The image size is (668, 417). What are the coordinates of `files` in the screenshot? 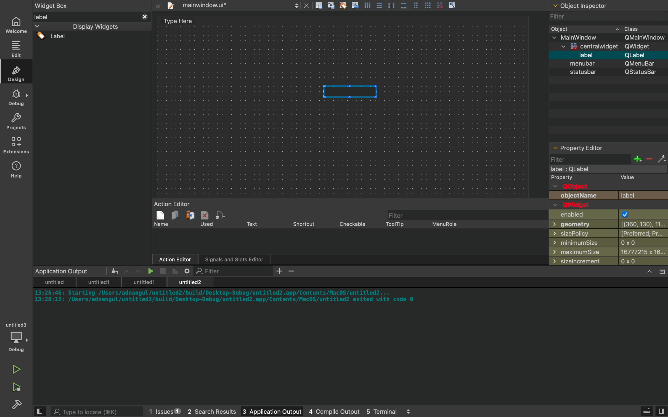 It's located at (231, 5).